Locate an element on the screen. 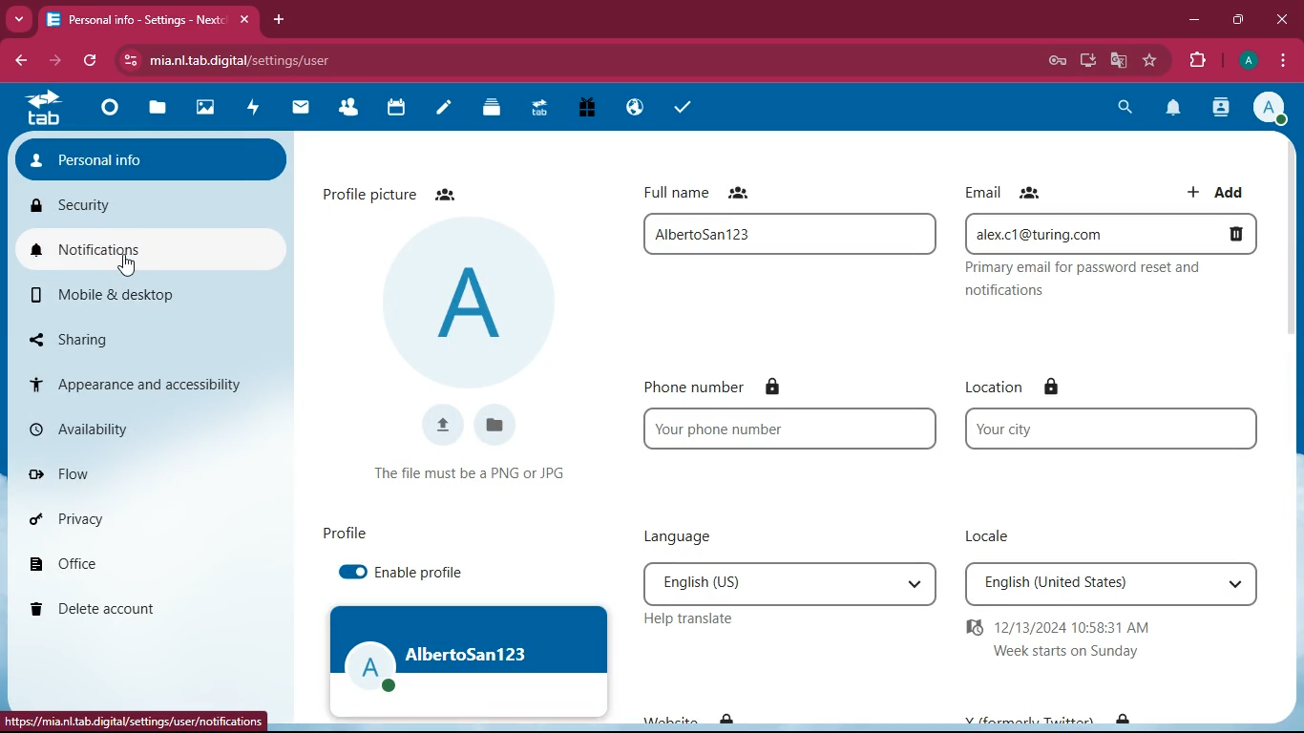 The height and width of the screenshot is (733, 1304). office is located at coordinates (142, 565).